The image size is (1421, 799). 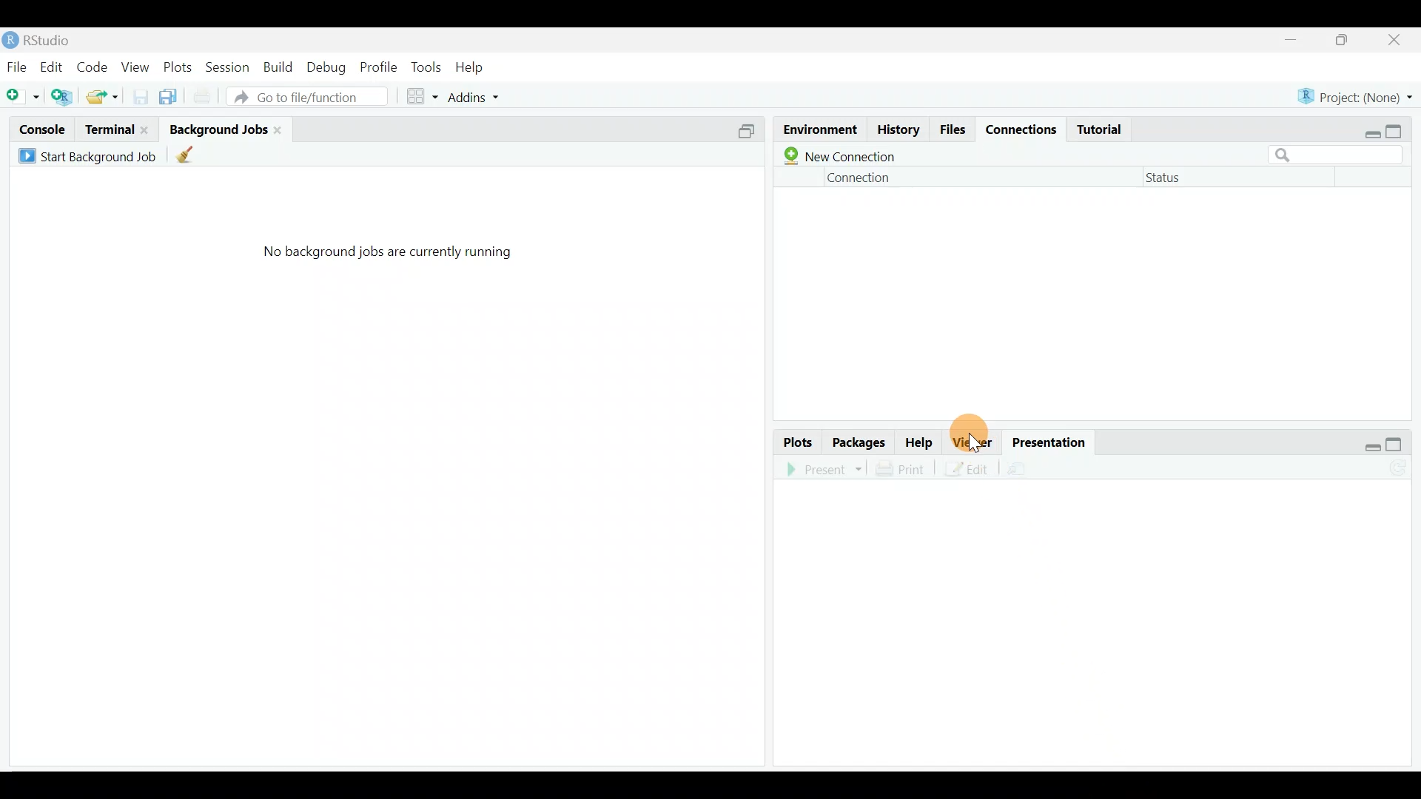 What do you see at coordinates (1396, 41) in the screenshot?
I see `Close` at bounding box center [1396, 41].